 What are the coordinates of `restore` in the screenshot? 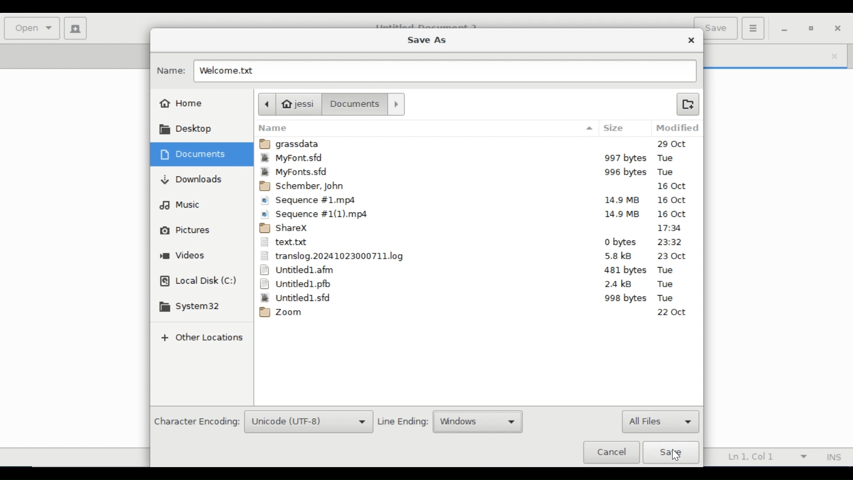 It's located at (812, 29).